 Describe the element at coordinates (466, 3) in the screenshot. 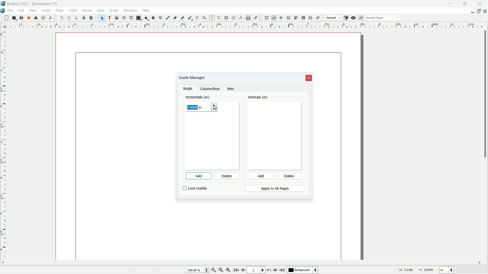

I see `maximize` at that location.